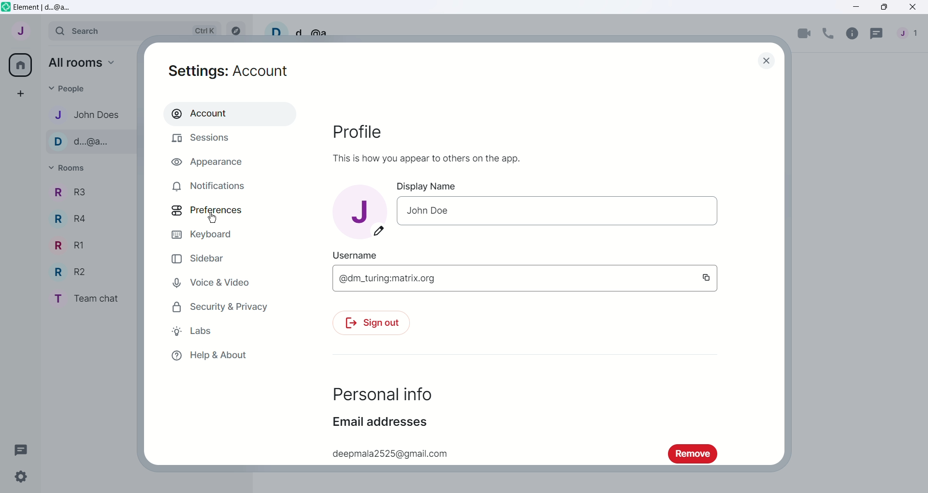 The height and width of the screenshot is (493, 928). Describe the element at coordinates (73, 220) in the screenshot. I see `R4 - Room Name` at that location.